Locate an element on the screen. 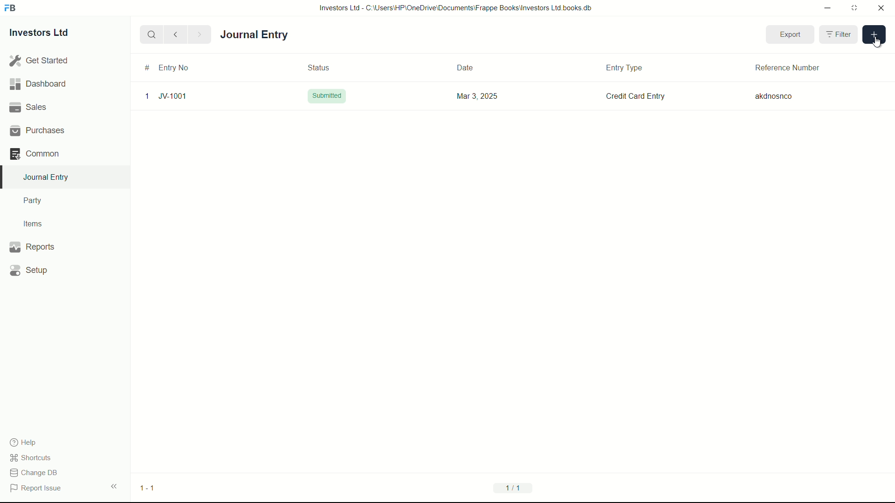 This screenshot has height=503, width=895. Submitted is located at coordinates (329, 96).